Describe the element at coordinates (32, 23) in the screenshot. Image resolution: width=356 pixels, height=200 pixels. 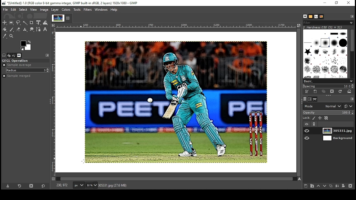
I see `crop tool` at that location.